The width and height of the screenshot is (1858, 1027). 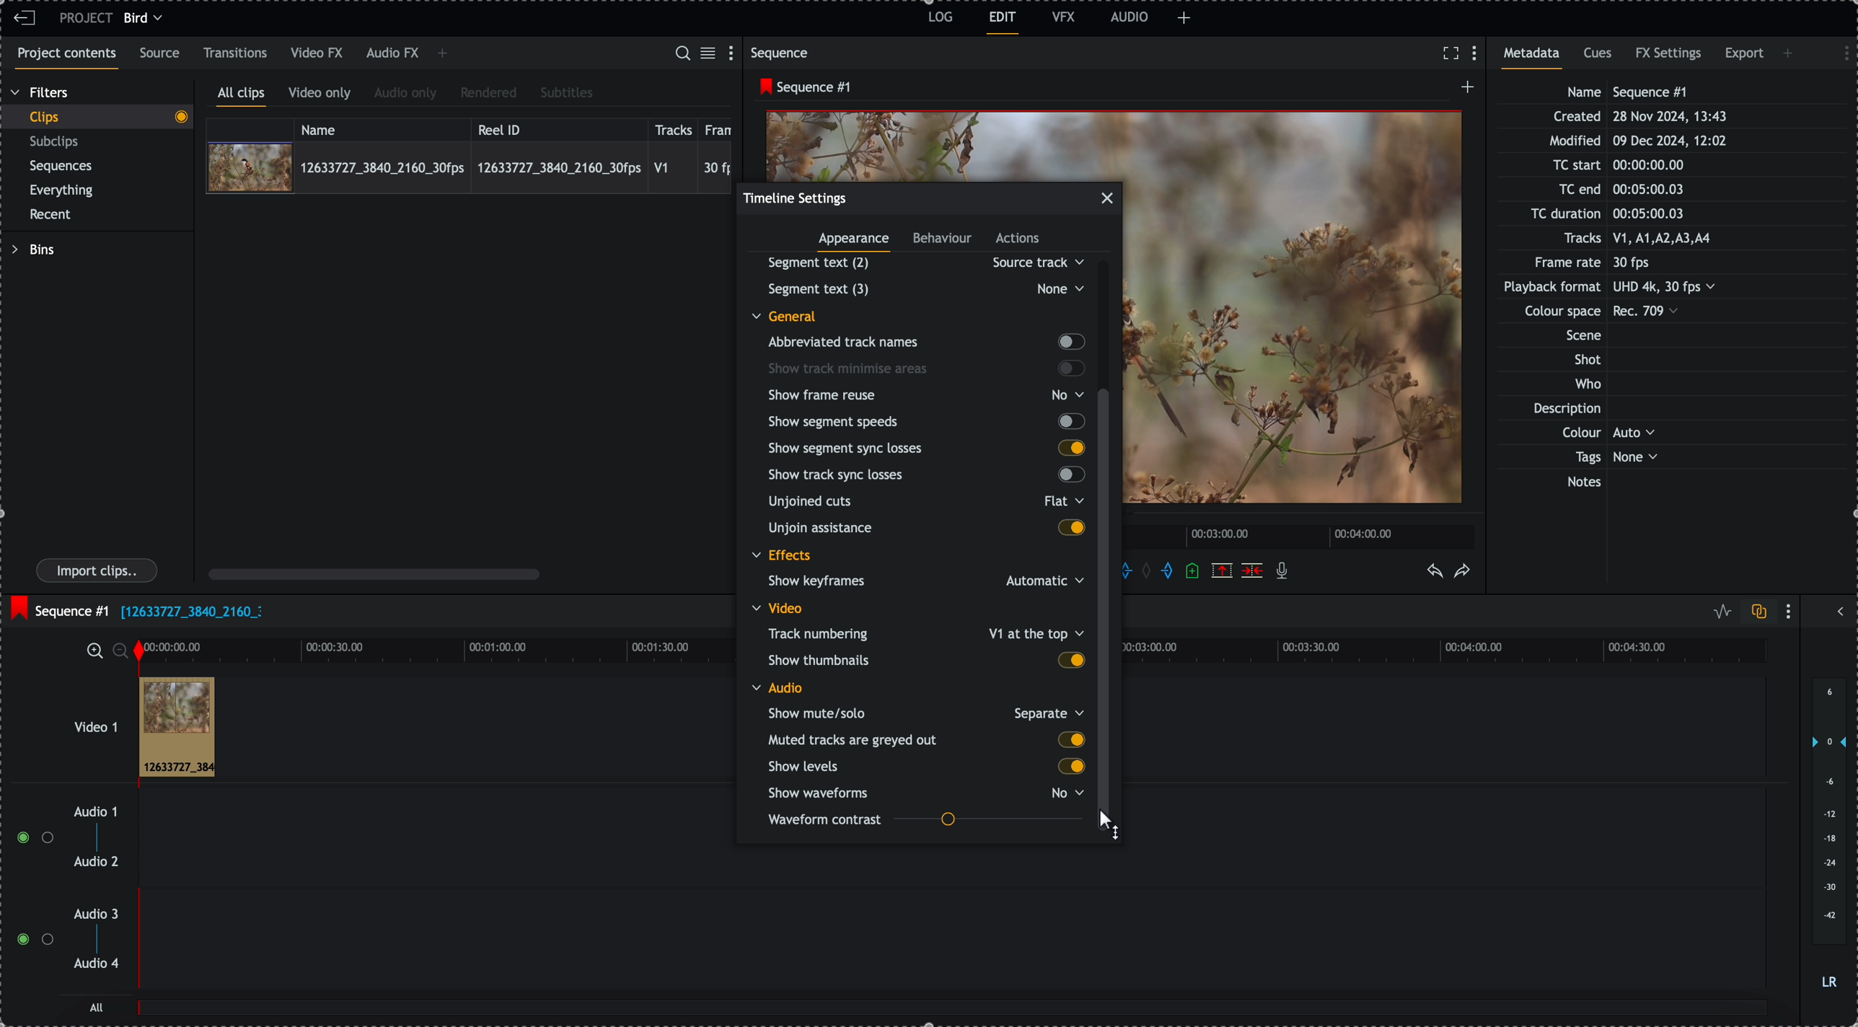 What do you see at coordinates (374, 573) in the screenshot?
I see `scroll bar` at bounding box center [374, 573].